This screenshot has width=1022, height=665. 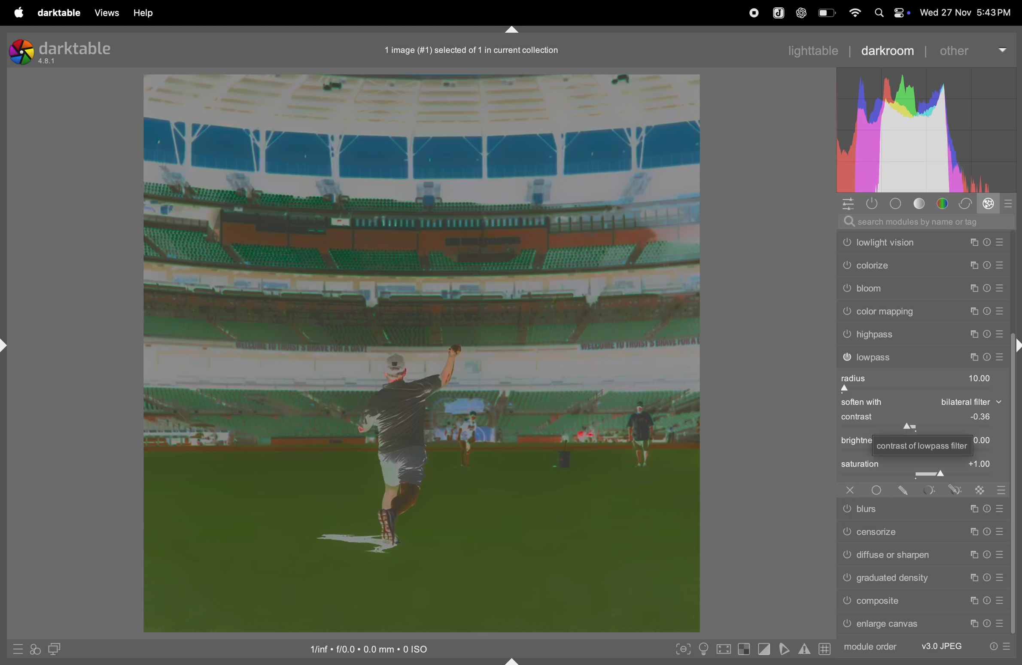 I want to click on high pass, so click(x=921, y=334).